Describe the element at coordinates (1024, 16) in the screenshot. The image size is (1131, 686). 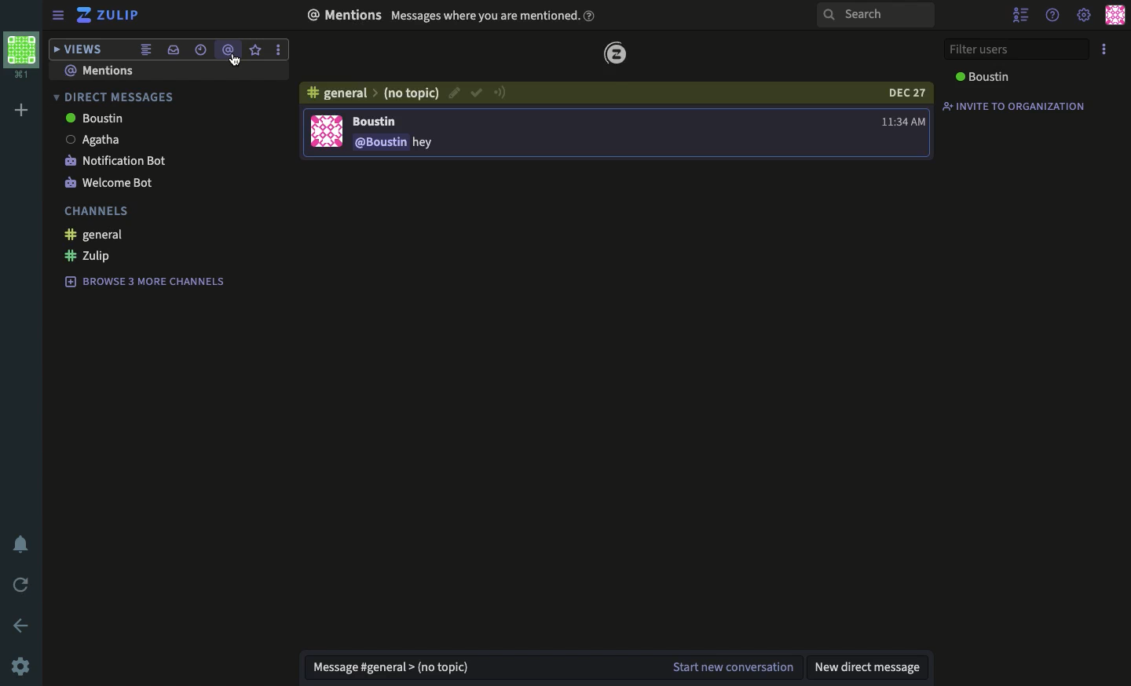
I see `hide user list` at that location.